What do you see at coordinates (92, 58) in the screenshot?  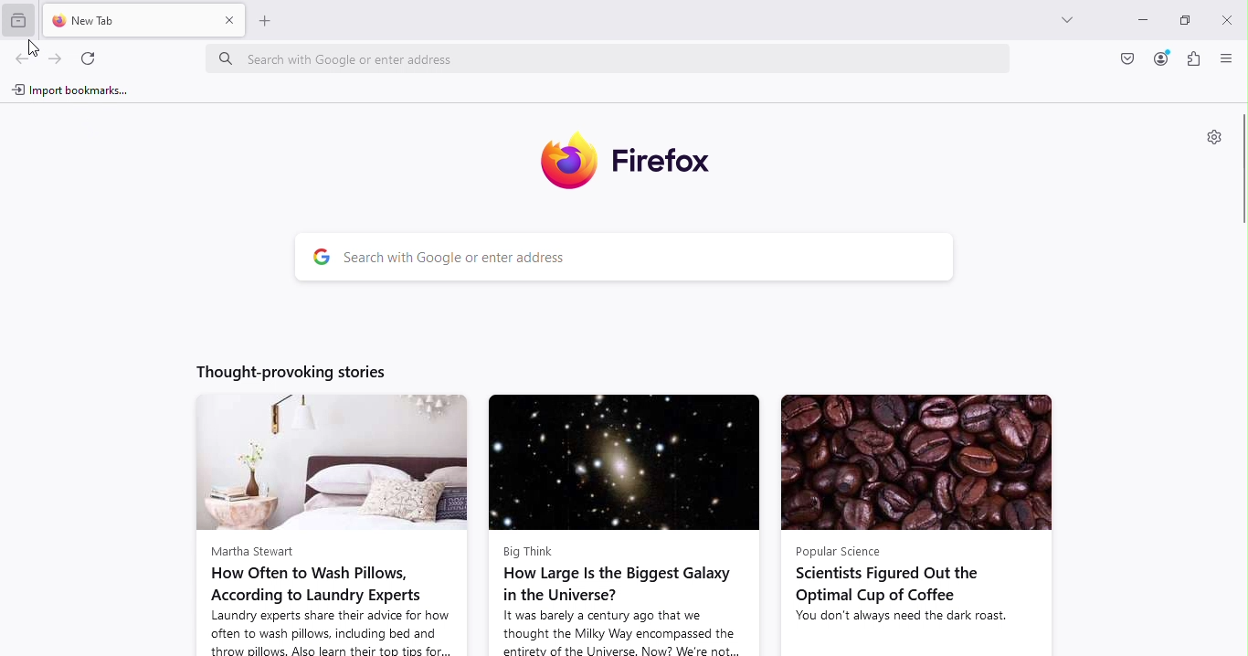 I see `Reload the current tab` at bounding box center [92, 58].